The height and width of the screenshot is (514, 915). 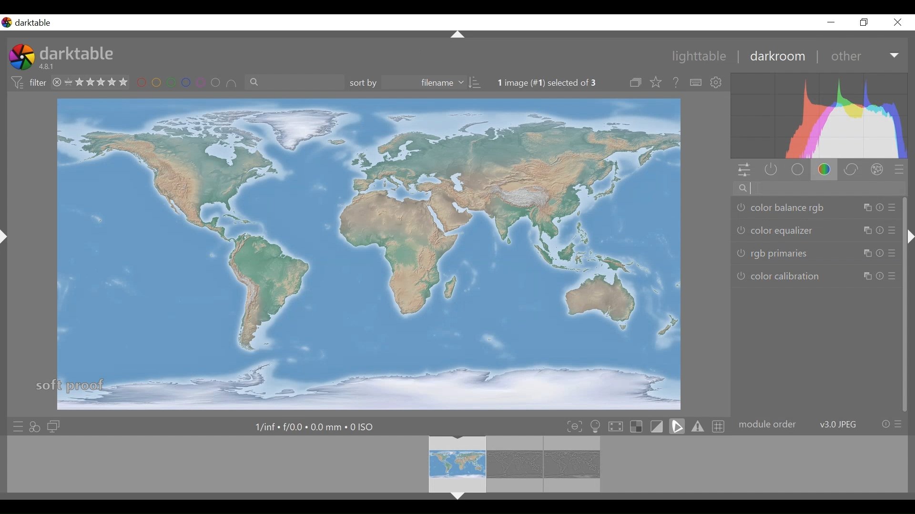 What do you see at coordinates (825, 169) in the screenshot?
I see `color` at bounding box center [825, 169].